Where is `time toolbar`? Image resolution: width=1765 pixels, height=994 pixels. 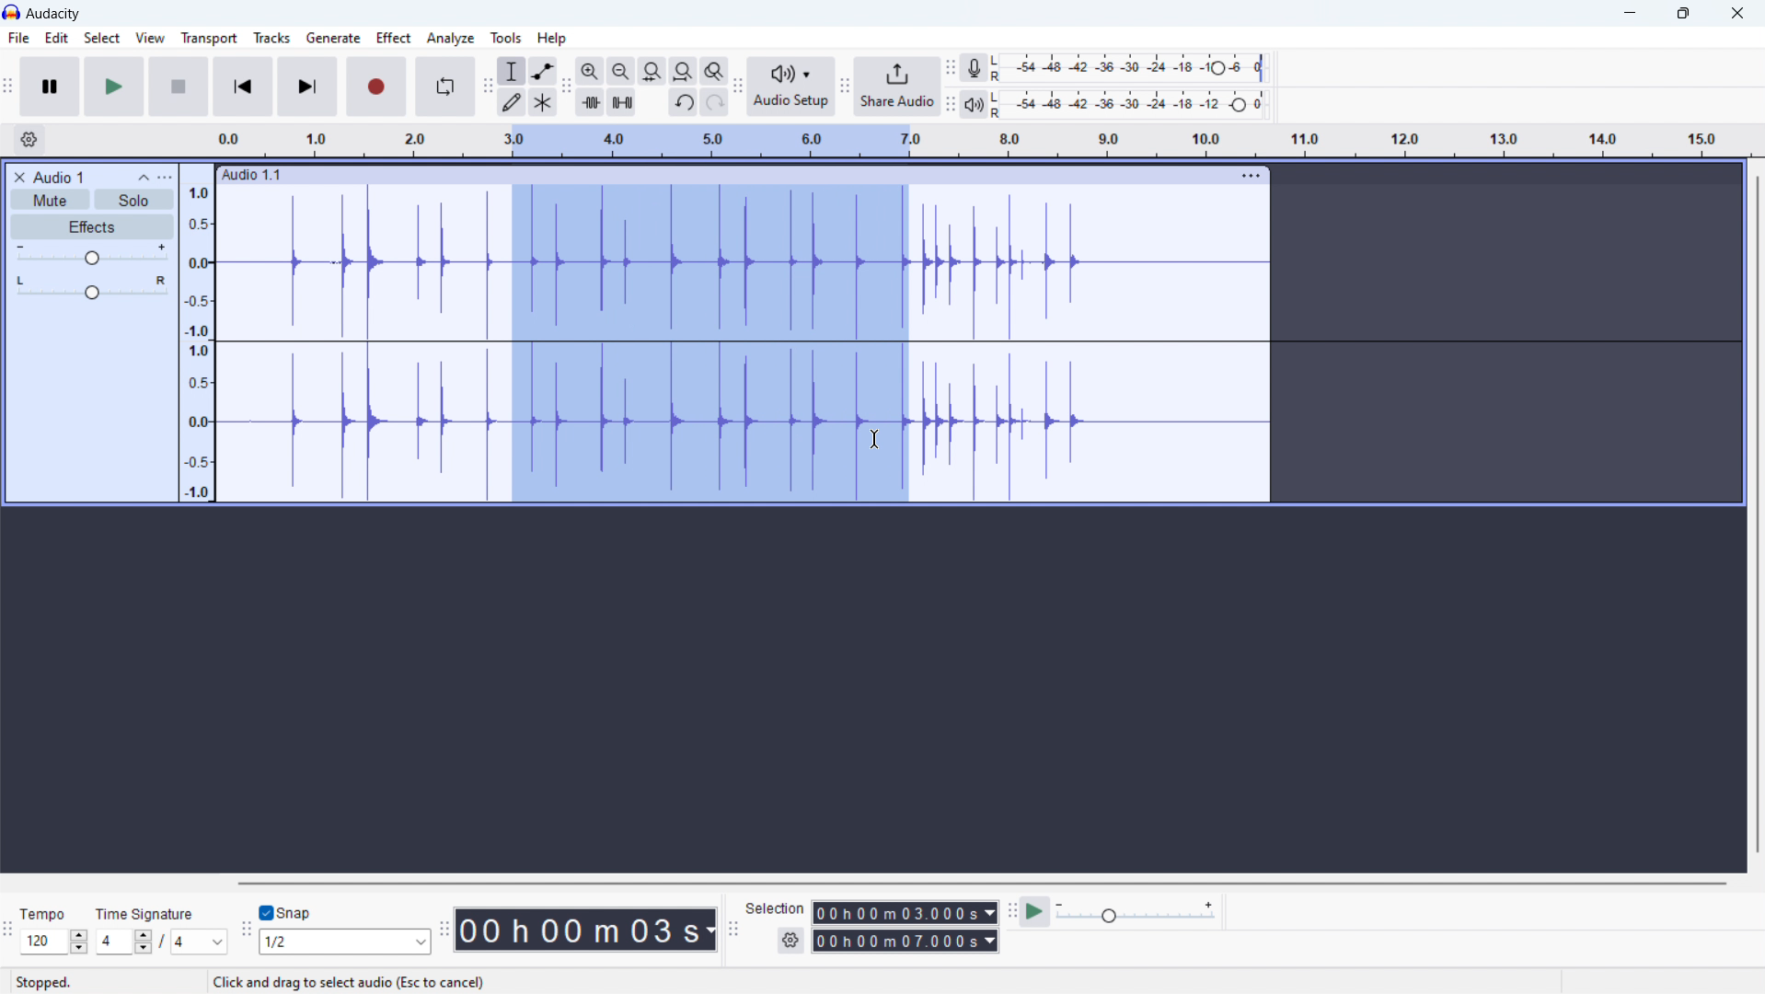 time toolbar is located at coordinates (444, 931).